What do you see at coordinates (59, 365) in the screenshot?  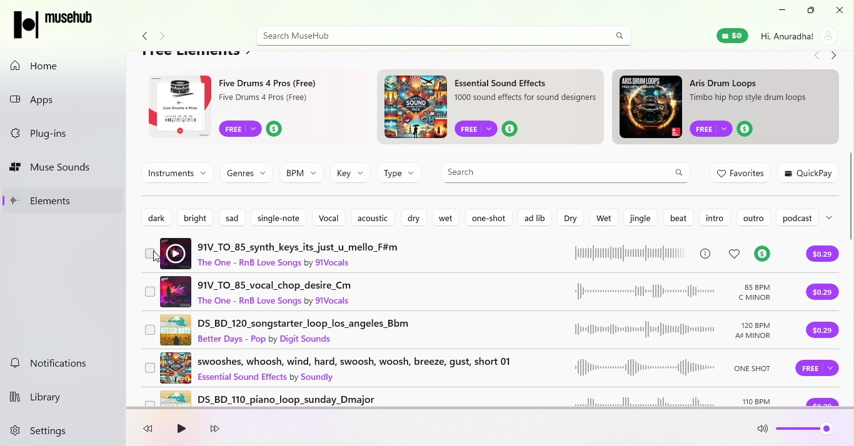 I see `Notifications` at bounding box center [59, 365].